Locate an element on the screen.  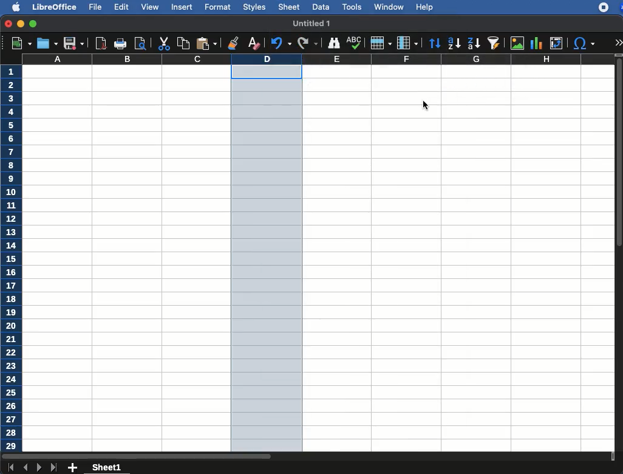
clone formatting is located at coordinates (233, 43).